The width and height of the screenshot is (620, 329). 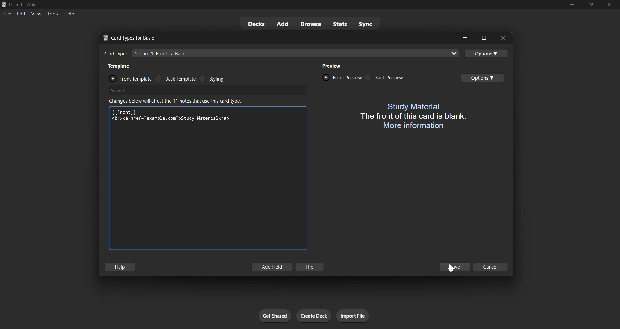 What do you see at coordinates (21, 14) in the screenshot?
I see `edit` at bounding box center [21, 14].